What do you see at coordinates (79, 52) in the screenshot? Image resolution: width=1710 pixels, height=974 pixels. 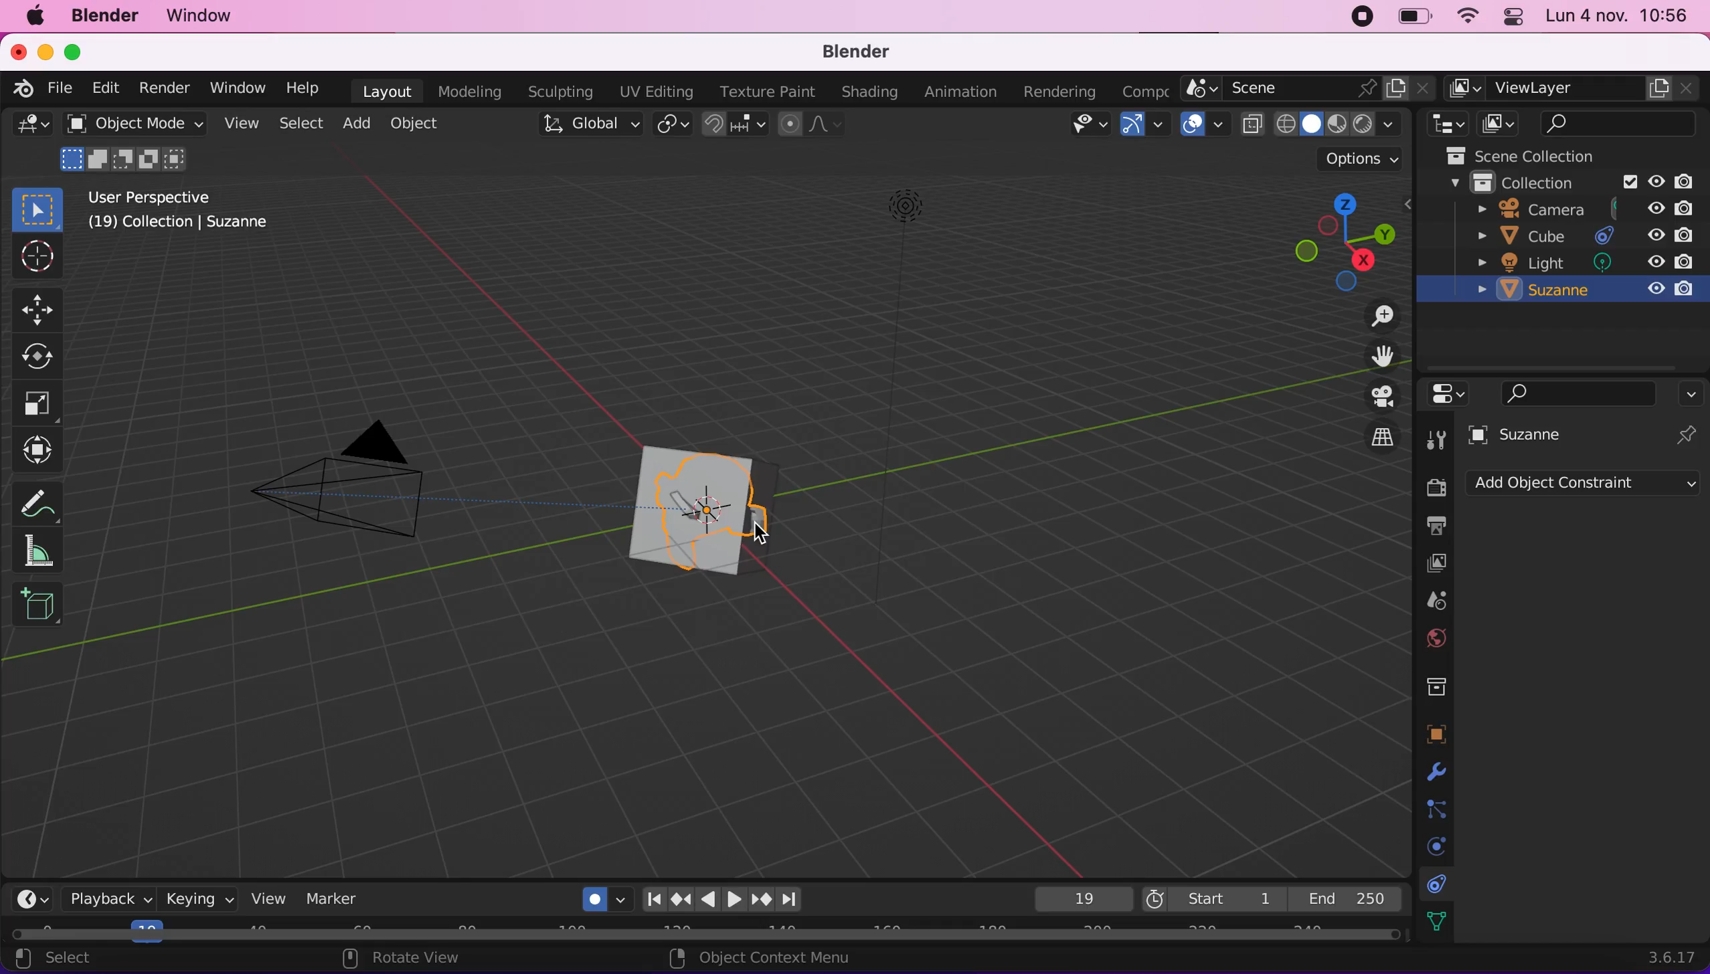 I see `maximize` at bounding box center [79, 52].